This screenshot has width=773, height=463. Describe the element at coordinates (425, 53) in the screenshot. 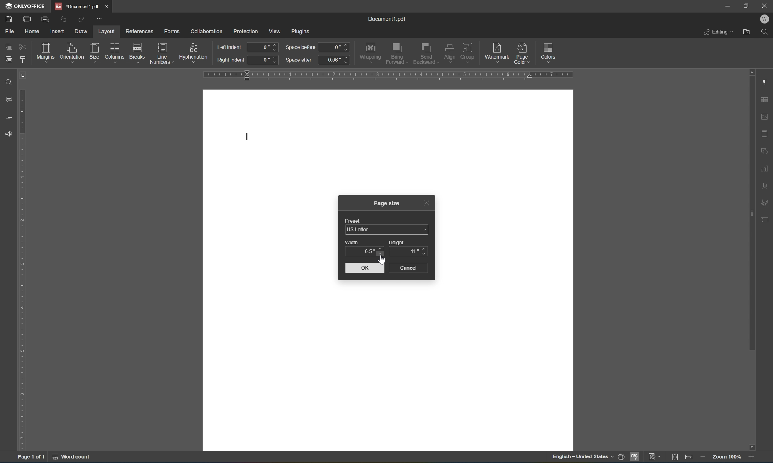

I see `send backward` at that location.